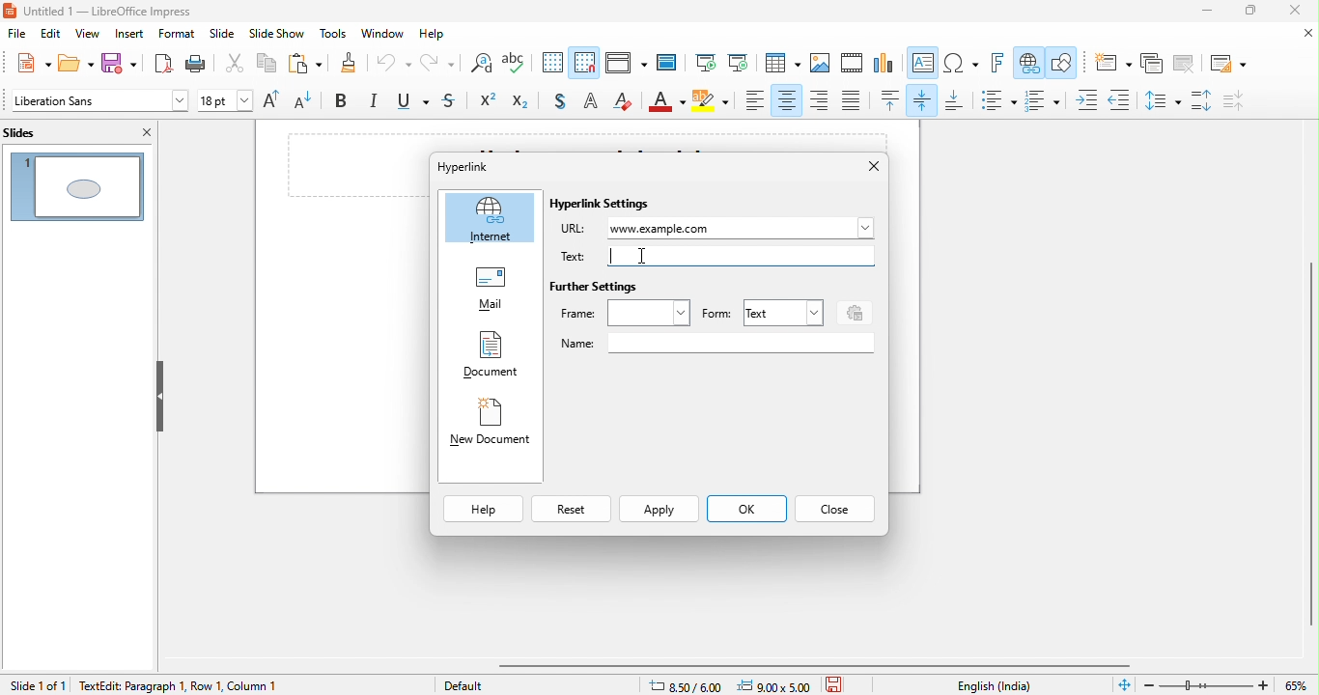  I want to click on edit, so click(52, 35).